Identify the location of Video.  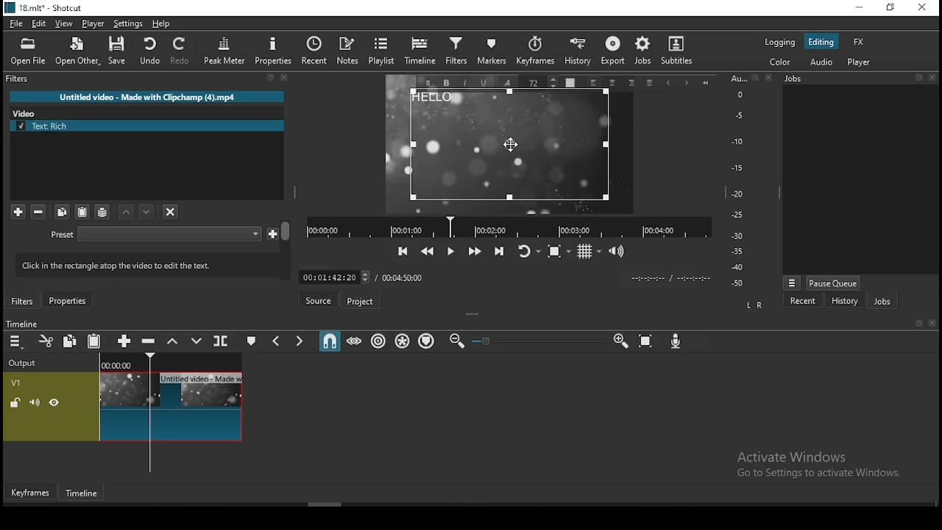
(28, 112).